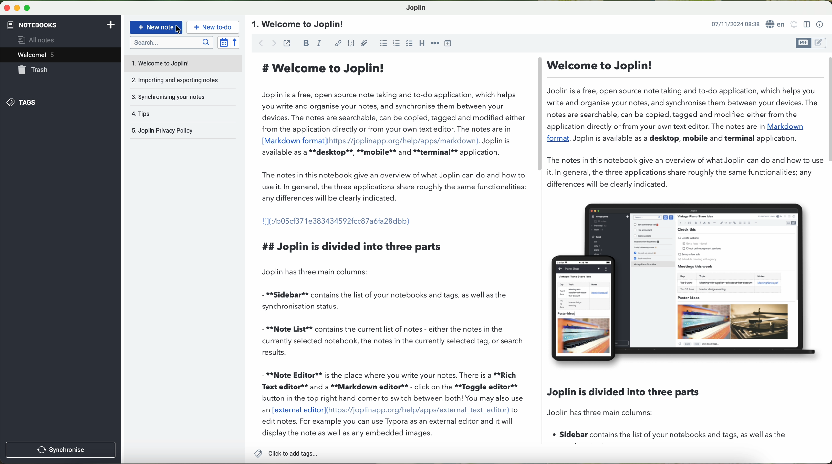 This screenshot has width=832, height=464. Describe the element at coordinates (397, 43) in the screenshot. I see `numbered list` at that location.